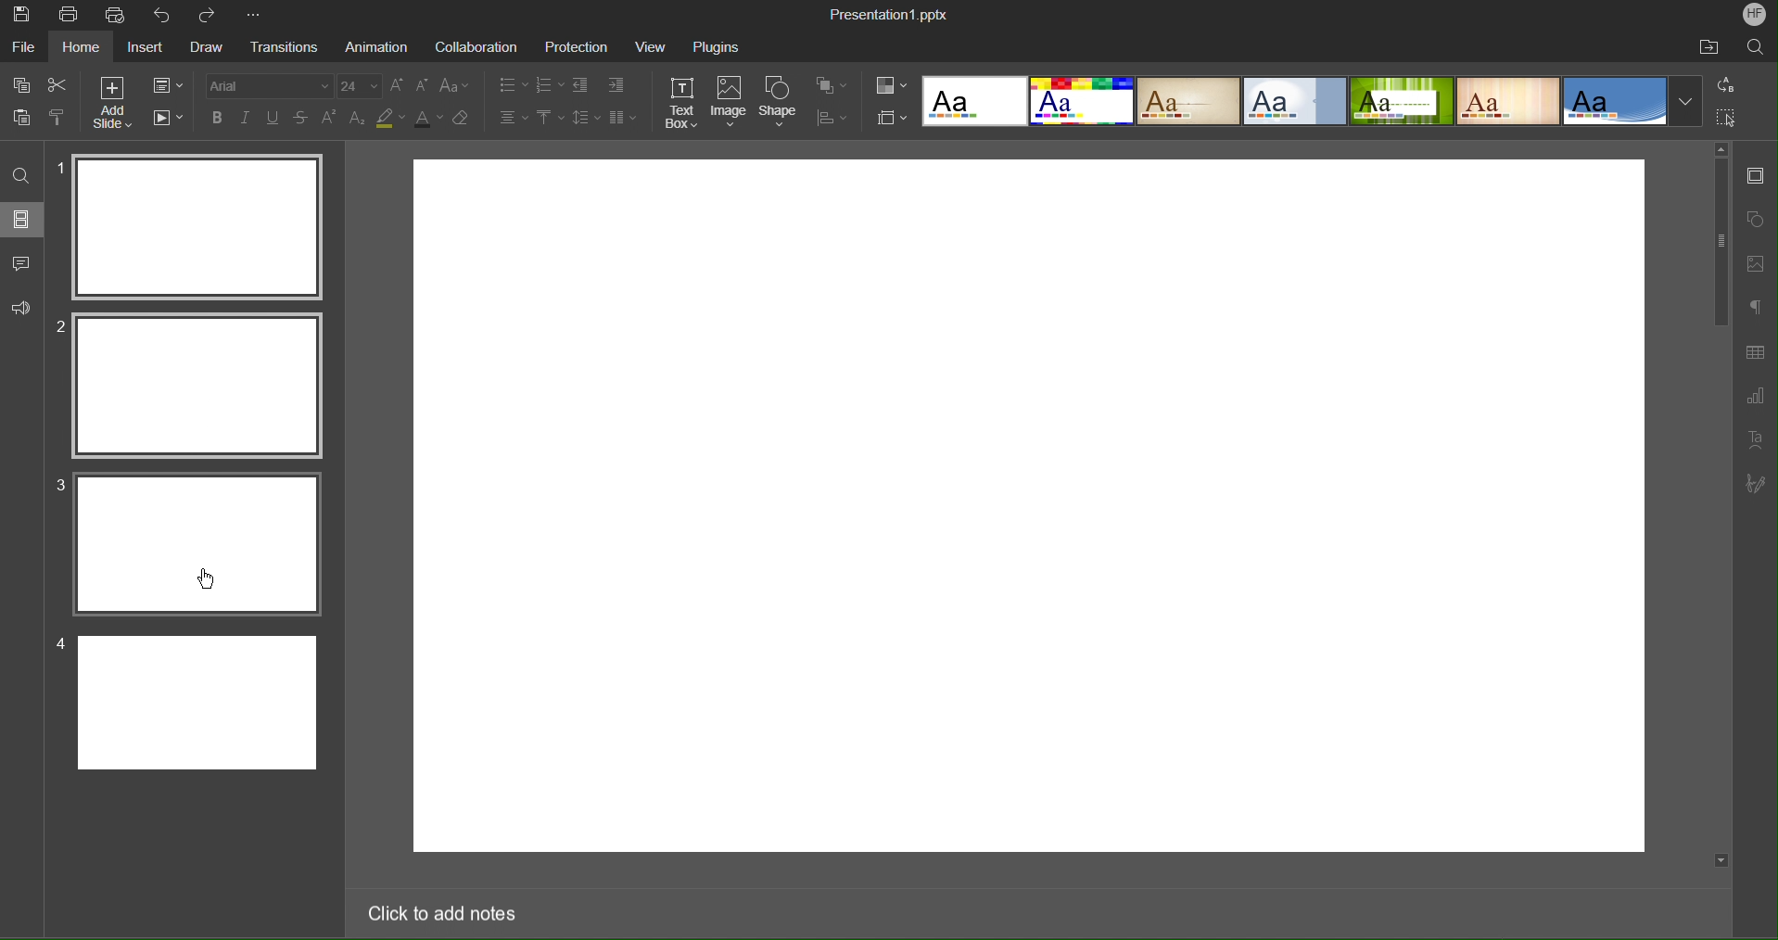 This screenshot has width=1778, height=940. What do you see at coordinates (167, 115) in the screenshot?
I see `Playback` at bounding box center [167, 115].